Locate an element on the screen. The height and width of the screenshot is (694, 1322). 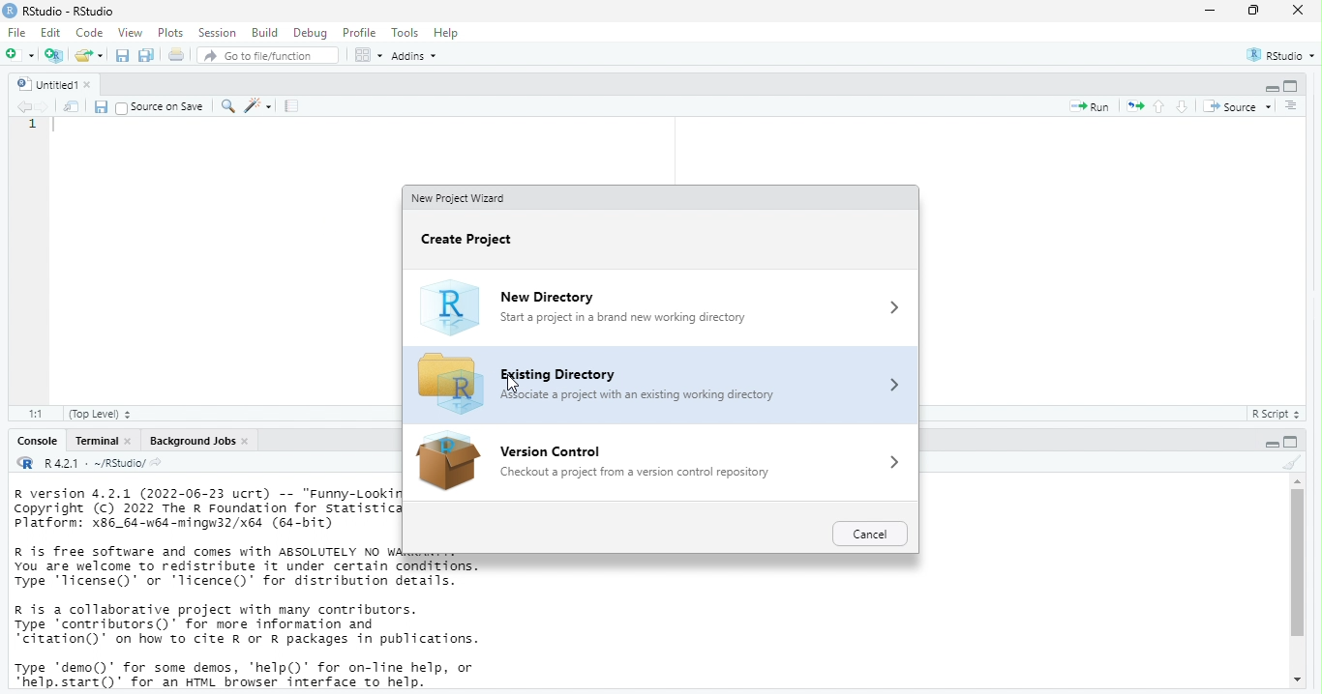
close is located at coordinates (1298, 11).